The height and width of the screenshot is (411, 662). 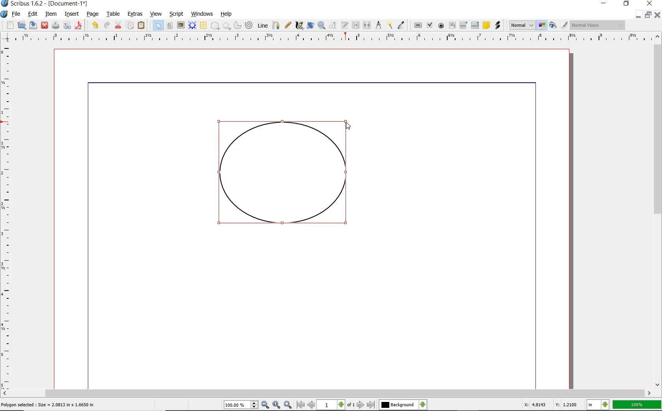 What do you see at coordinates (237, 26) in the screenshot?
I see `ARC` at bounding box center [237, 26].